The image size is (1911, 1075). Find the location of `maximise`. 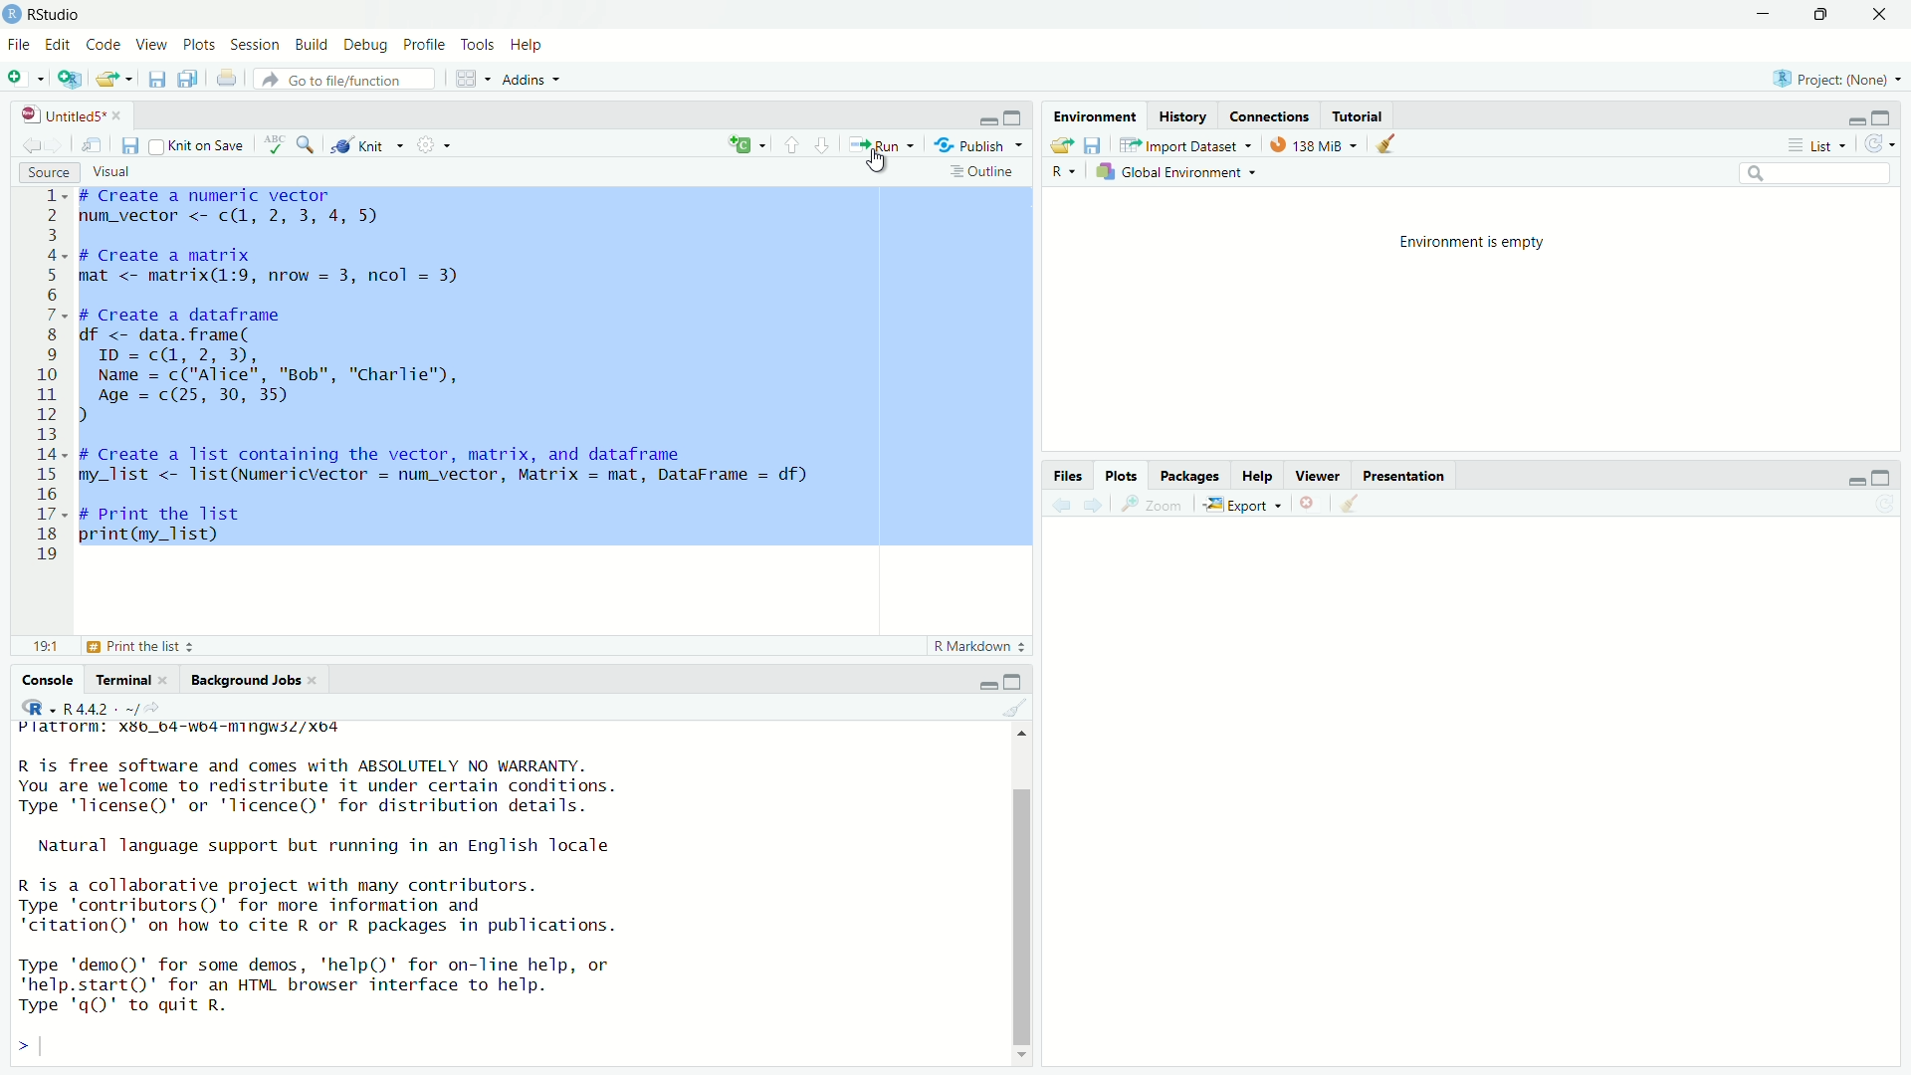

maximise is located at coordinates (1019, 679).